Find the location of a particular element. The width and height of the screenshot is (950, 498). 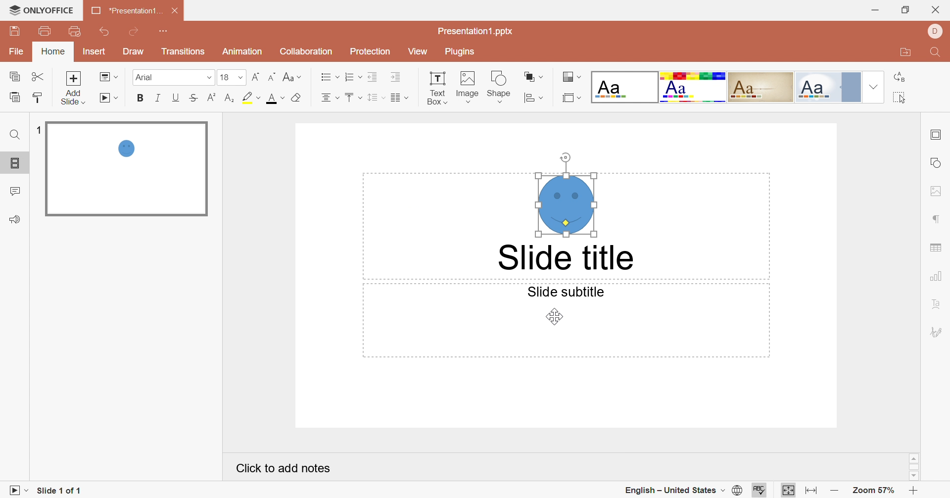

image settings is located at coordinates (935, 191).